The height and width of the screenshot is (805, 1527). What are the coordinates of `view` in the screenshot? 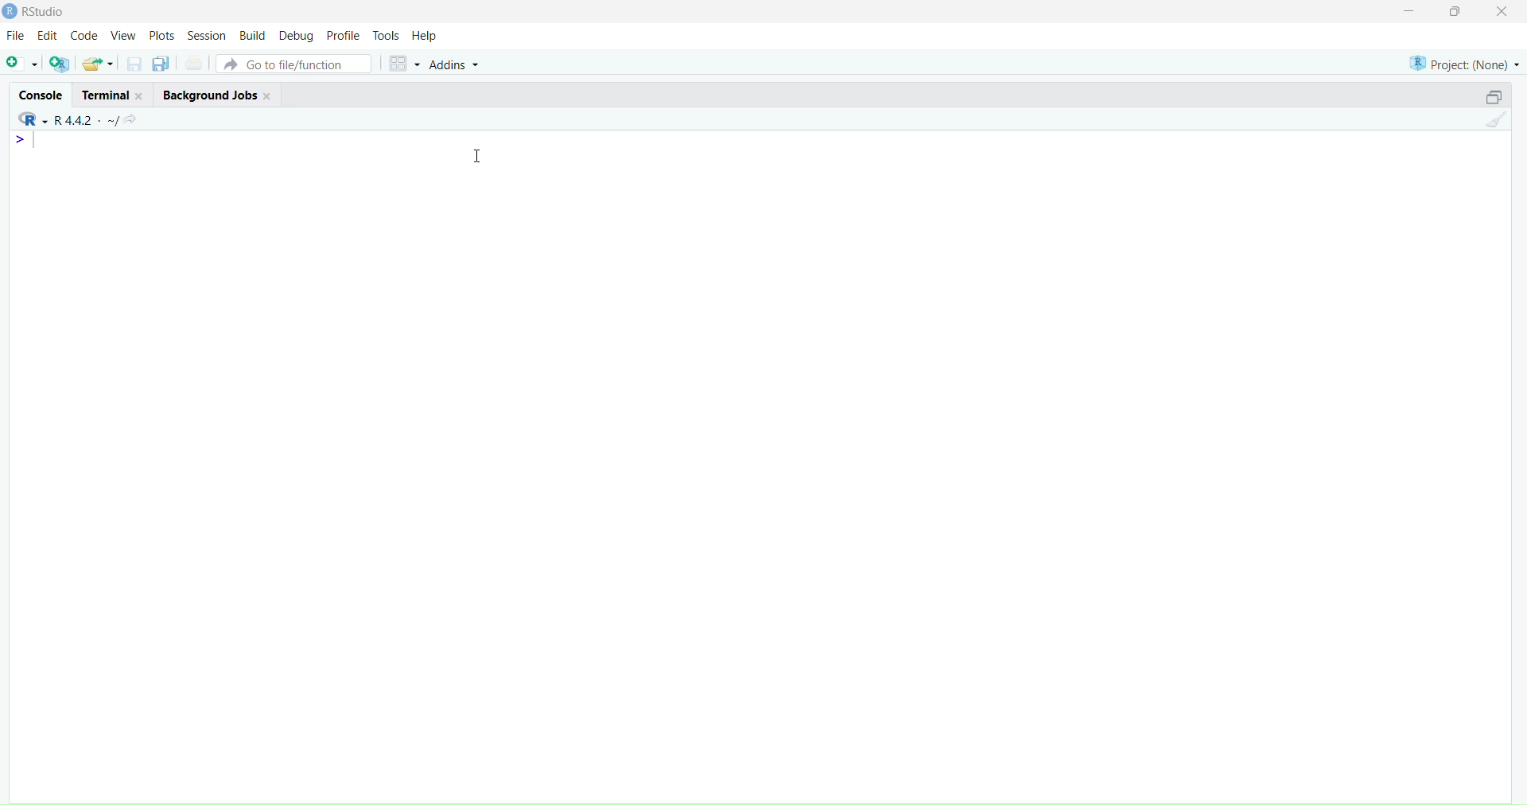 It's located at (123, 36).